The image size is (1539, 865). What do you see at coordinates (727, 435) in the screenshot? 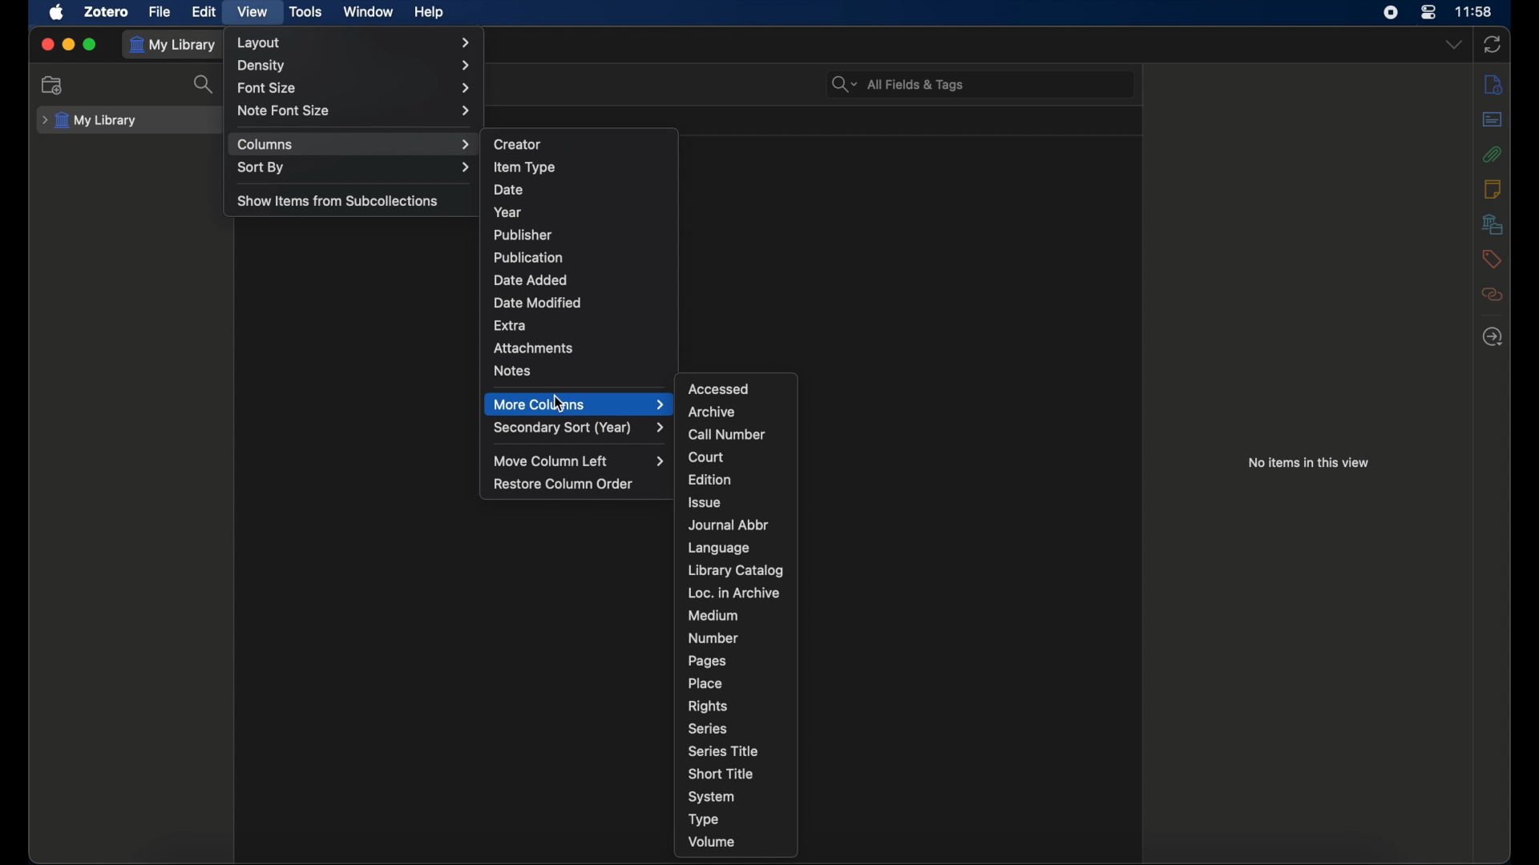
I see `call number` at bounding box center [727, 435].